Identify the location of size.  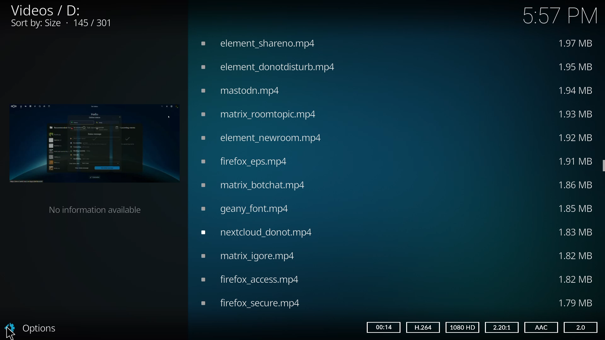
(575, 279).